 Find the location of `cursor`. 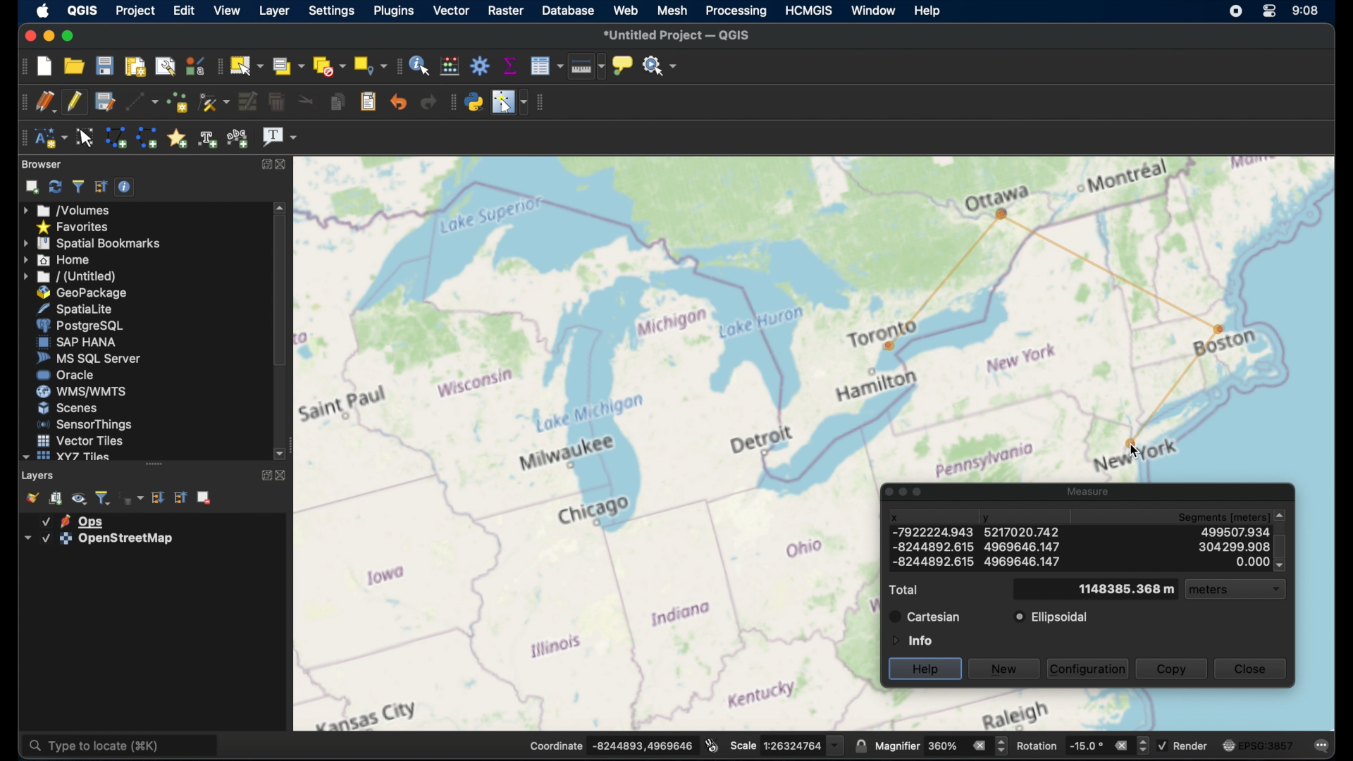

cursor is located at coordinates (1135, 451).